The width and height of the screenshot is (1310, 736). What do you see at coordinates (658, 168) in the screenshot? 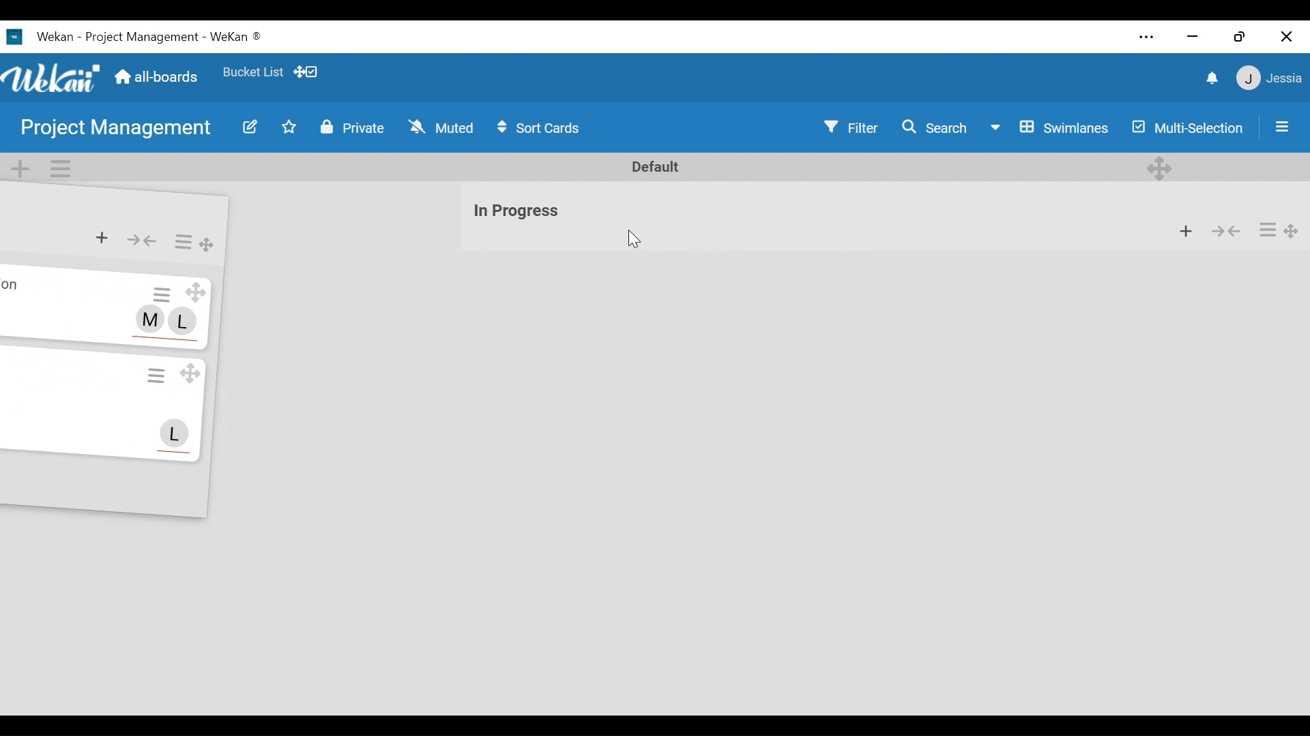
I see `Default` at bounding box center [658, 168].